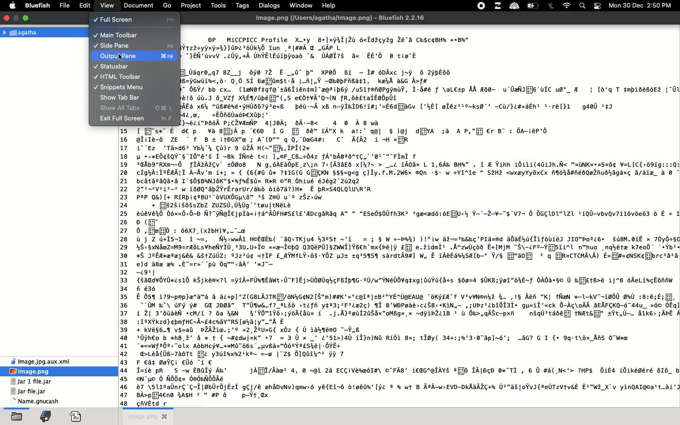 The width and height of the screenshot is (680, 425). Describe the element at coordinates (39, 361) in the screenshot. I see `xml` at that location.